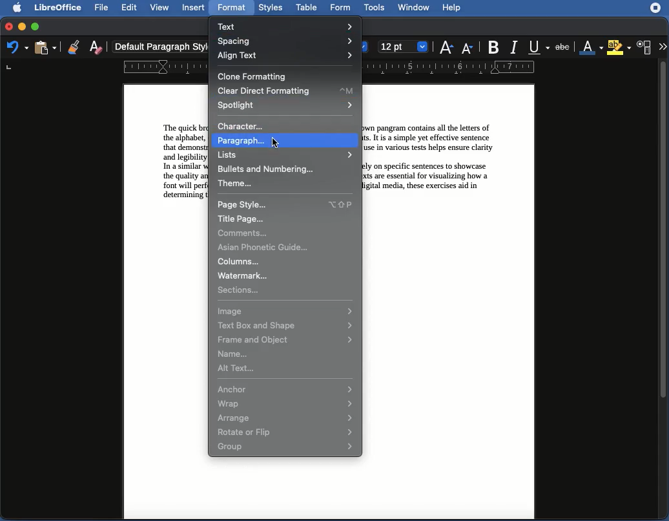 Image resolution: width=669 pixels, height=521 pixels. I want to click on Highlighting, so click(620, 47).